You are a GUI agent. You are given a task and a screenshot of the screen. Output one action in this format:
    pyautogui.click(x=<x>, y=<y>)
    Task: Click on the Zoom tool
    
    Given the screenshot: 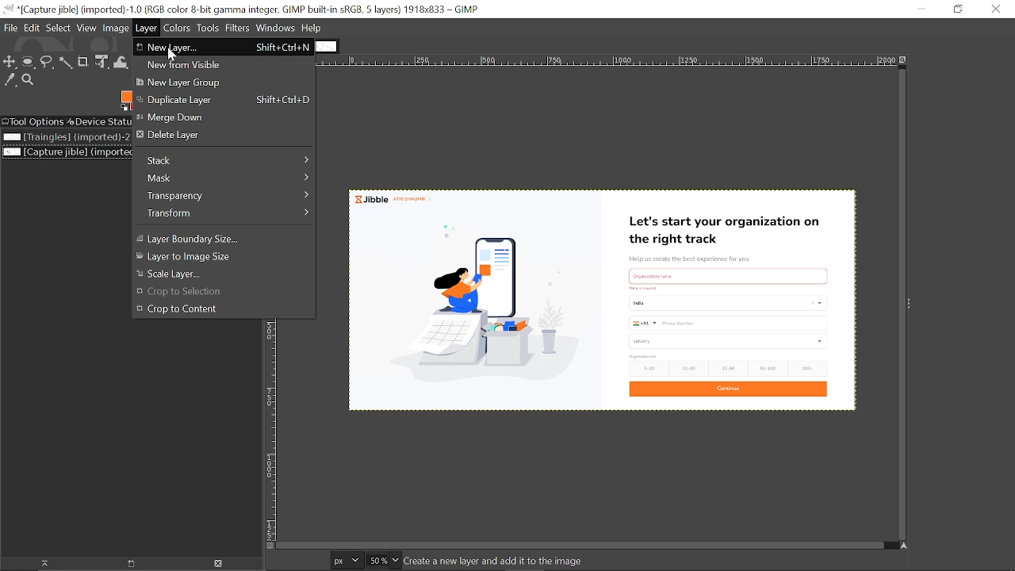 What is the action you would take?
    pyautogui.click(x=31, y=81)
    